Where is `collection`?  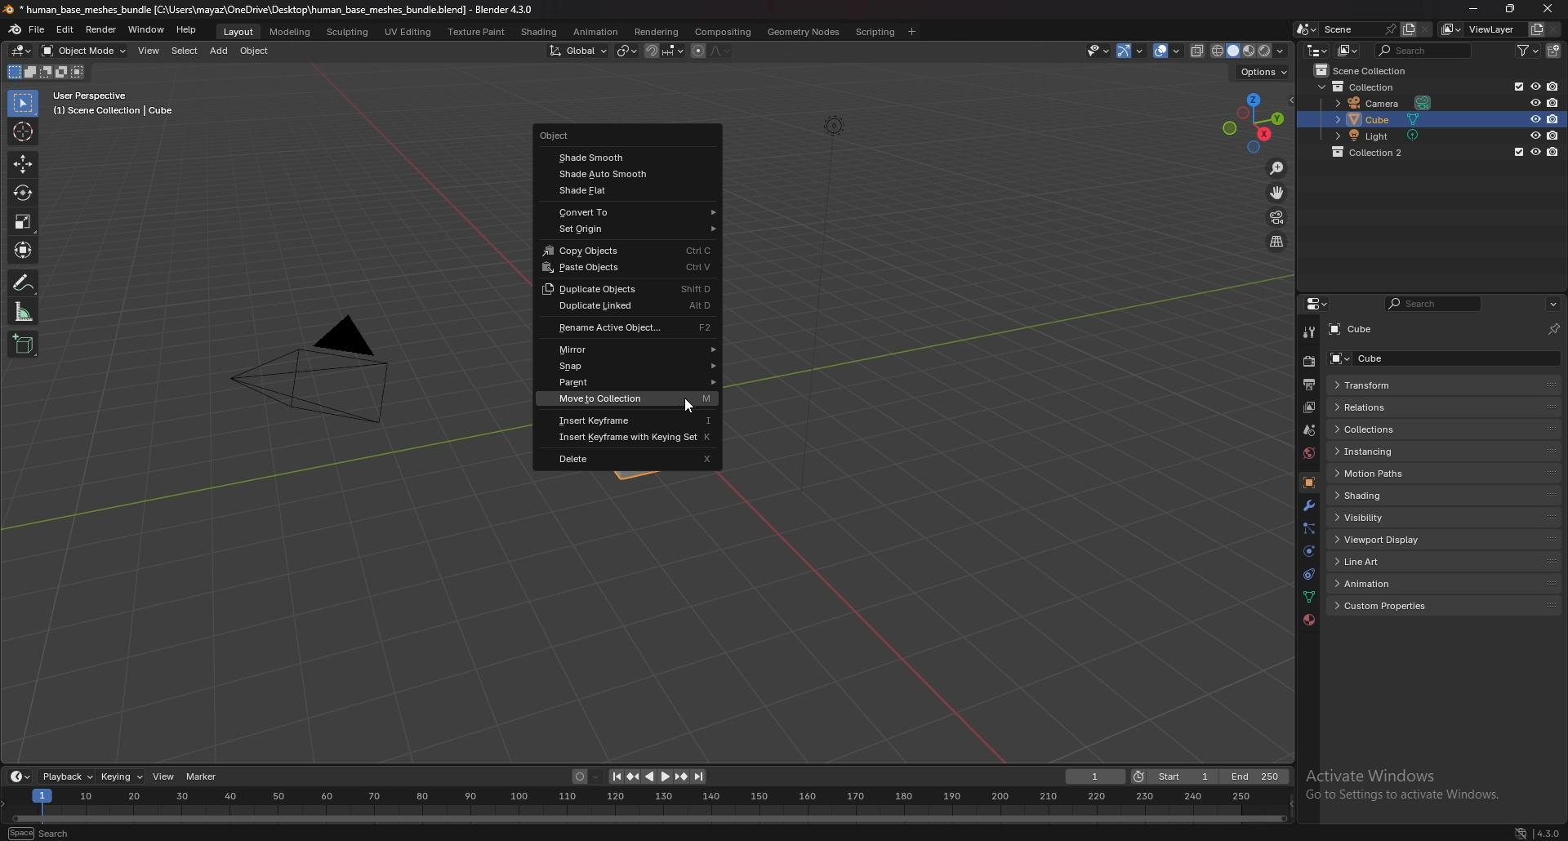 collection is located at coordinates (1378, 152).